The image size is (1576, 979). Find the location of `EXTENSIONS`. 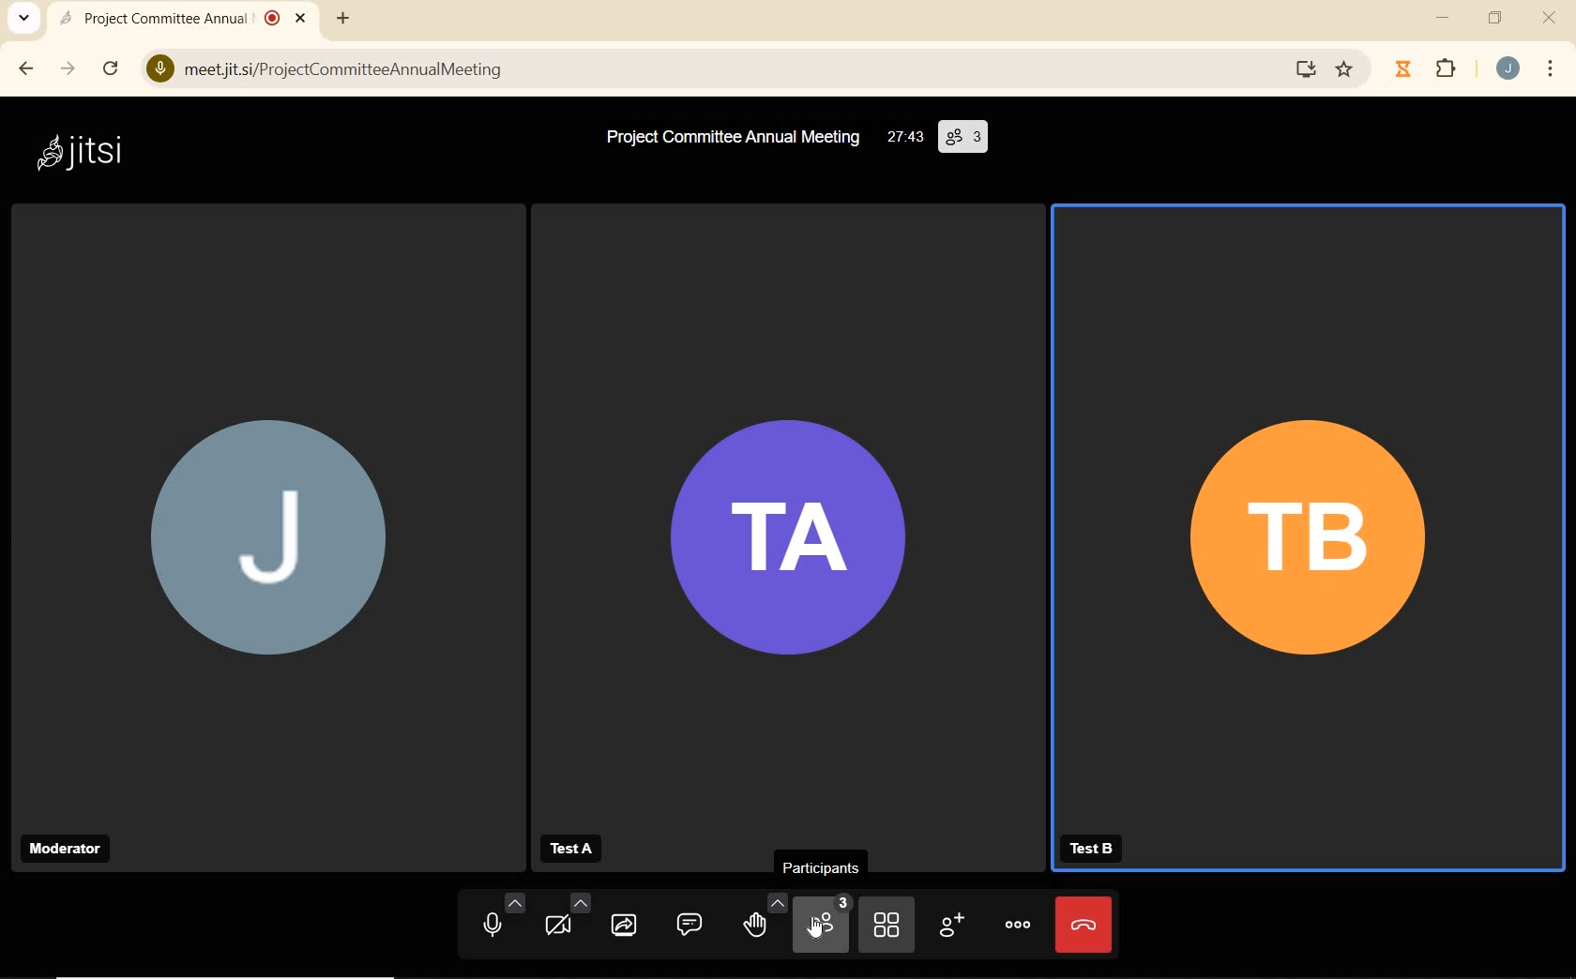

EXTENSIONS is located at coordinates (1451, 72).